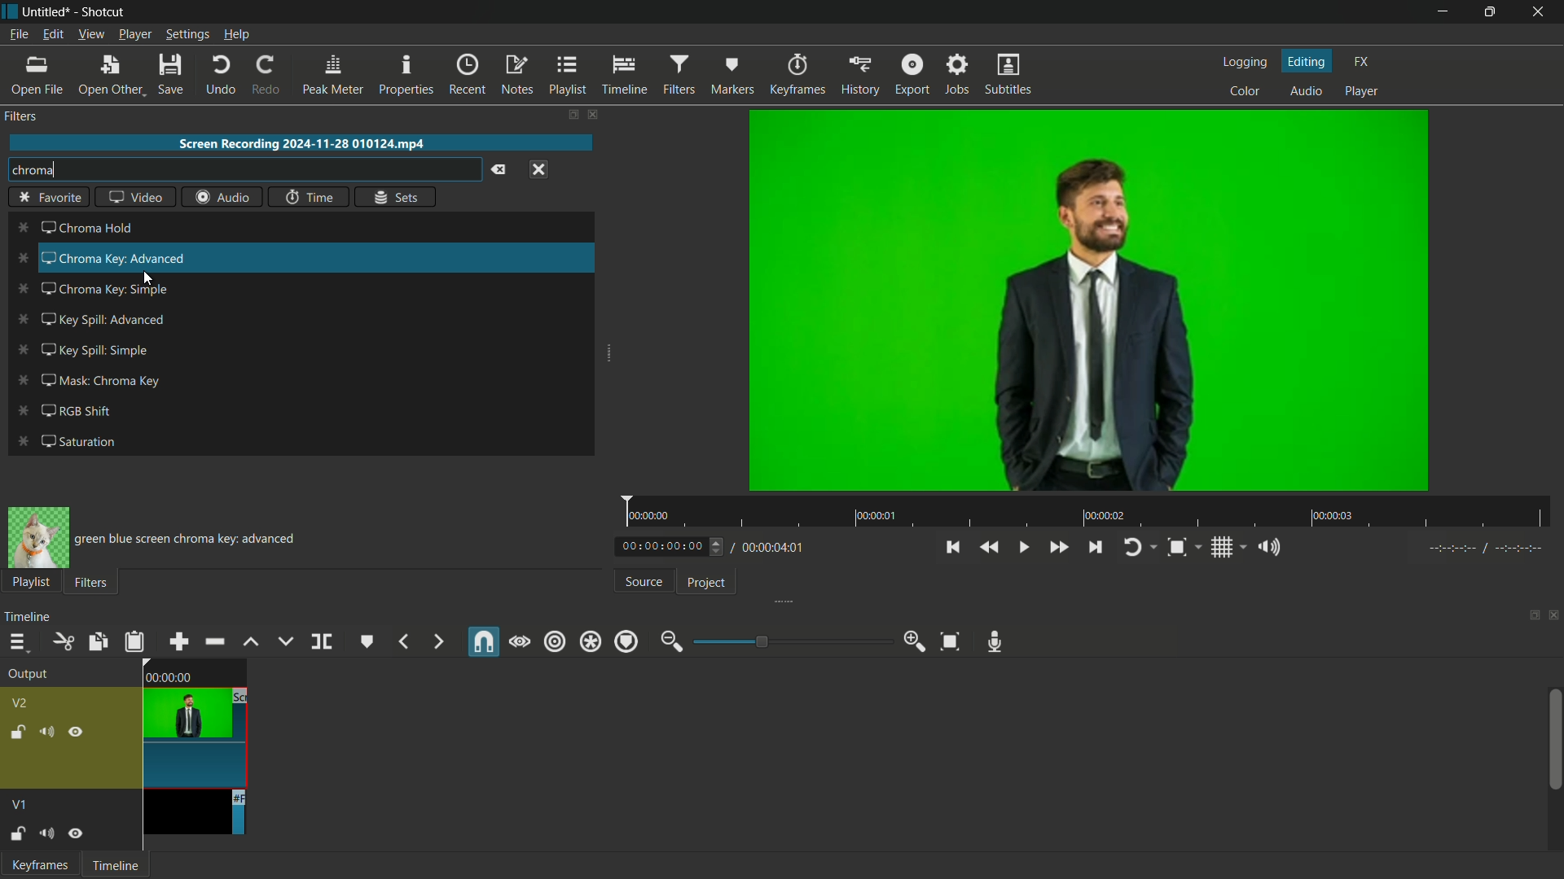  I want to click on next marker, so click(437, 641).